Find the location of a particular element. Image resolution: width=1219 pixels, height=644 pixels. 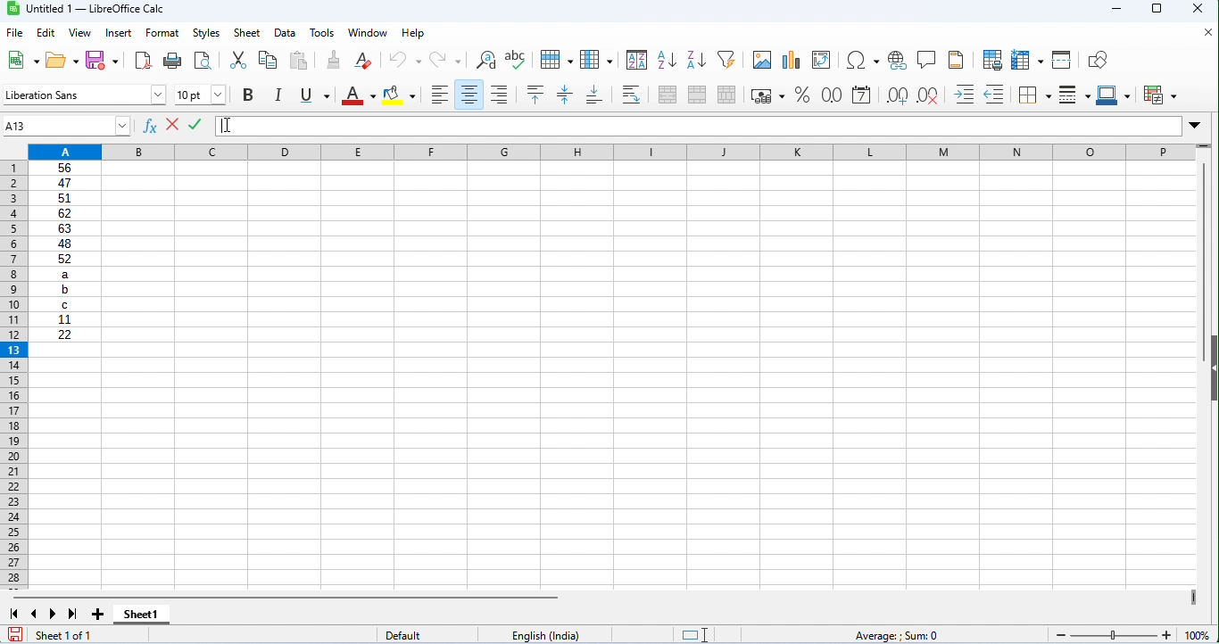

Collapse/Expand is located at coordinates (1214, 368).